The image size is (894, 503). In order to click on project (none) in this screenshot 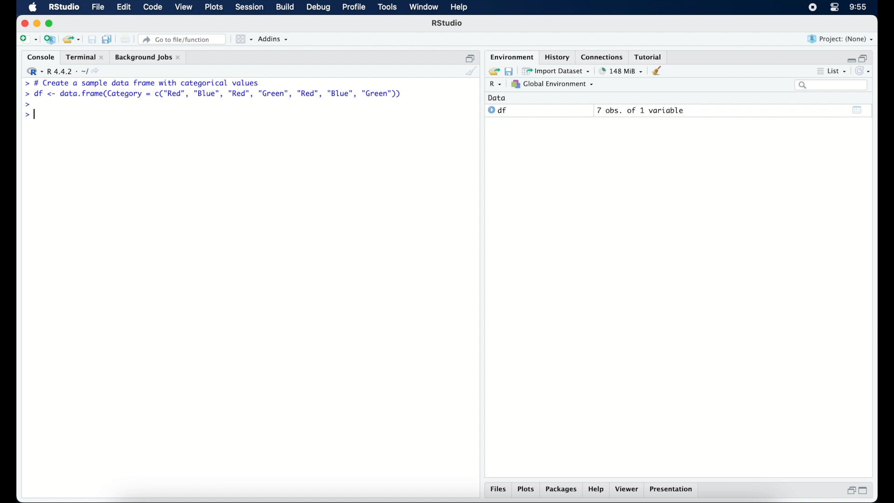, I will do `click(840, 39)`.